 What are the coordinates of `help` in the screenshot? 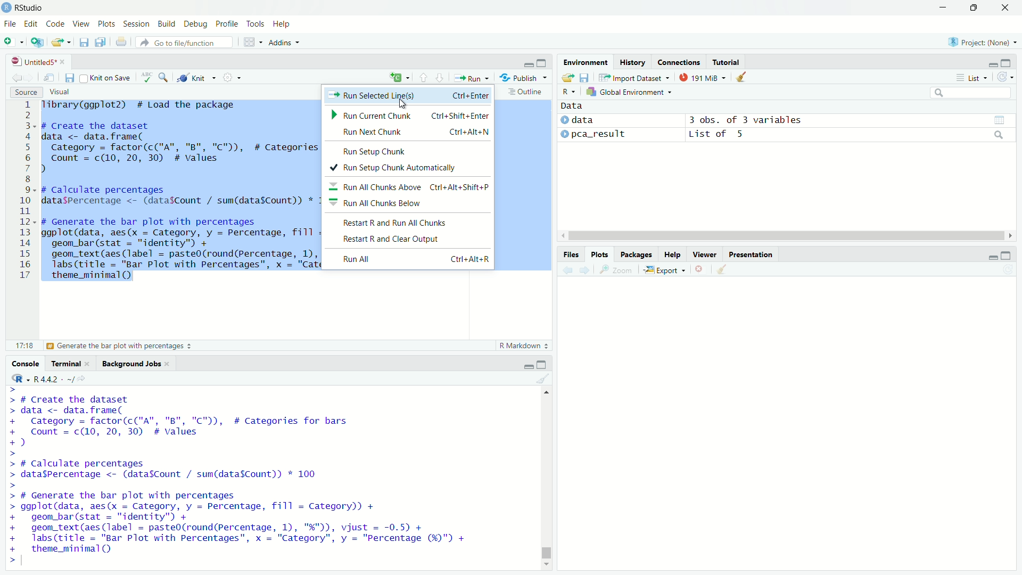 It's located at (672, 254).